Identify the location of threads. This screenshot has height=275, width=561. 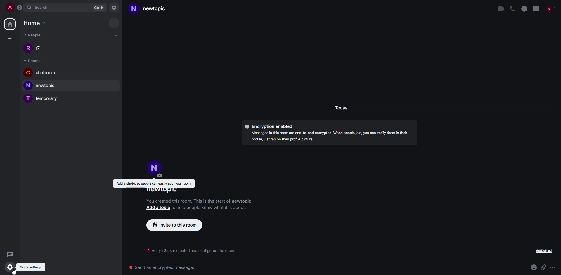
(536, 9).